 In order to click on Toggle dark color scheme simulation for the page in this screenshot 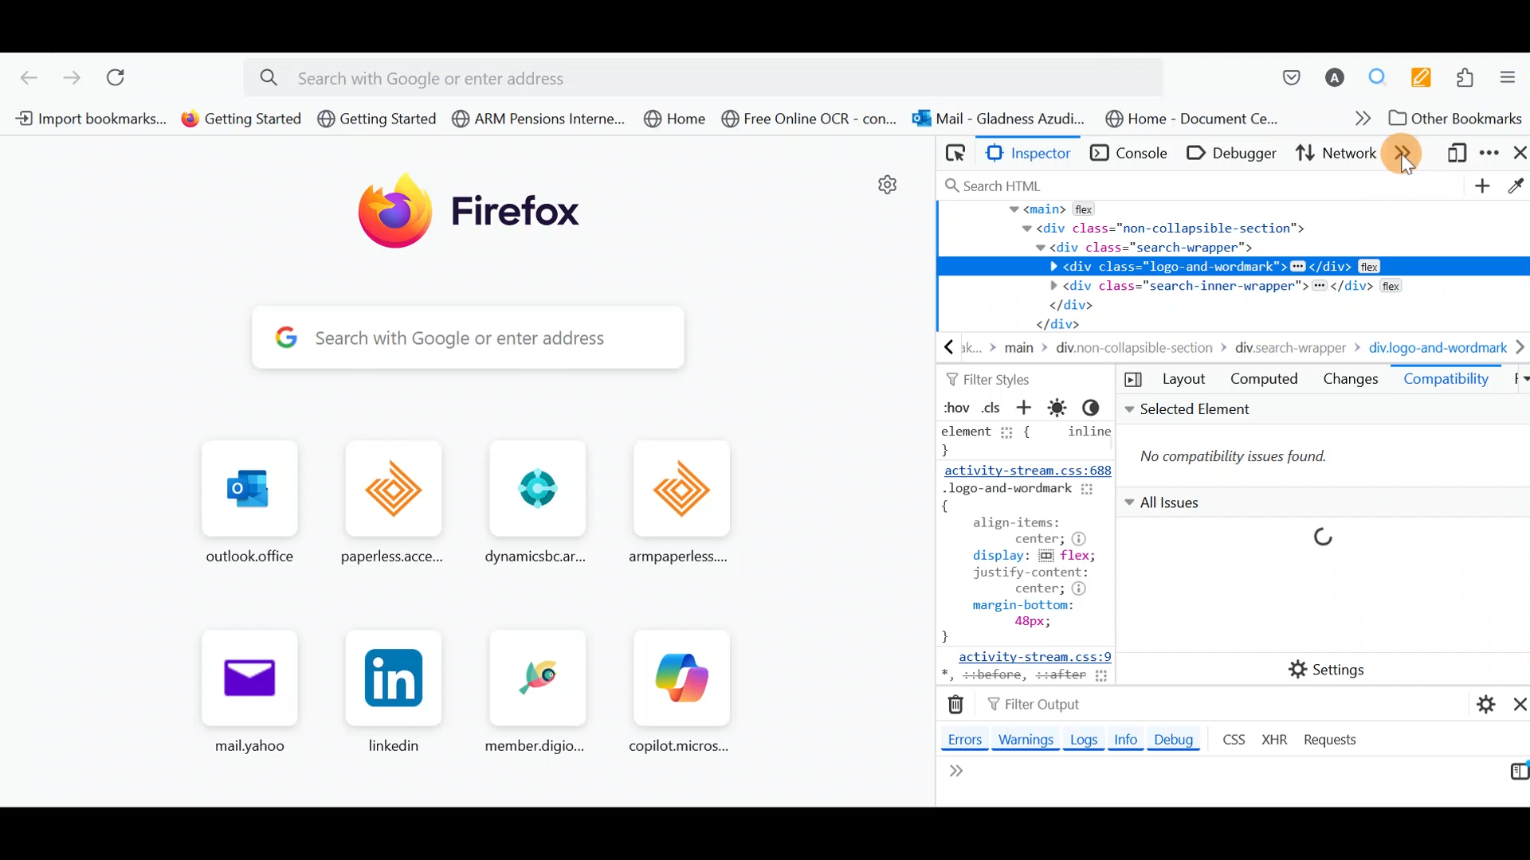, I will do `click(1099, 409)`.